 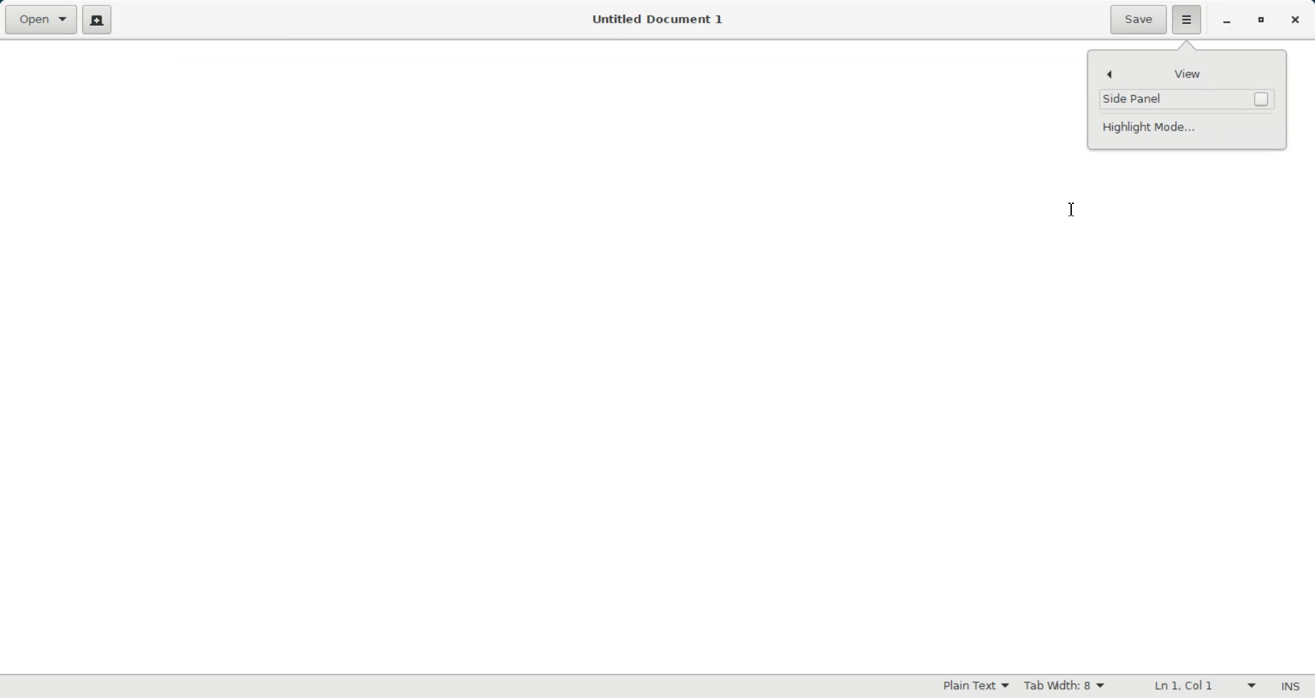 What do you see at coordinates (38, 18) in the screenshot?
I see `Open a file` at bounding box center [38, 18].